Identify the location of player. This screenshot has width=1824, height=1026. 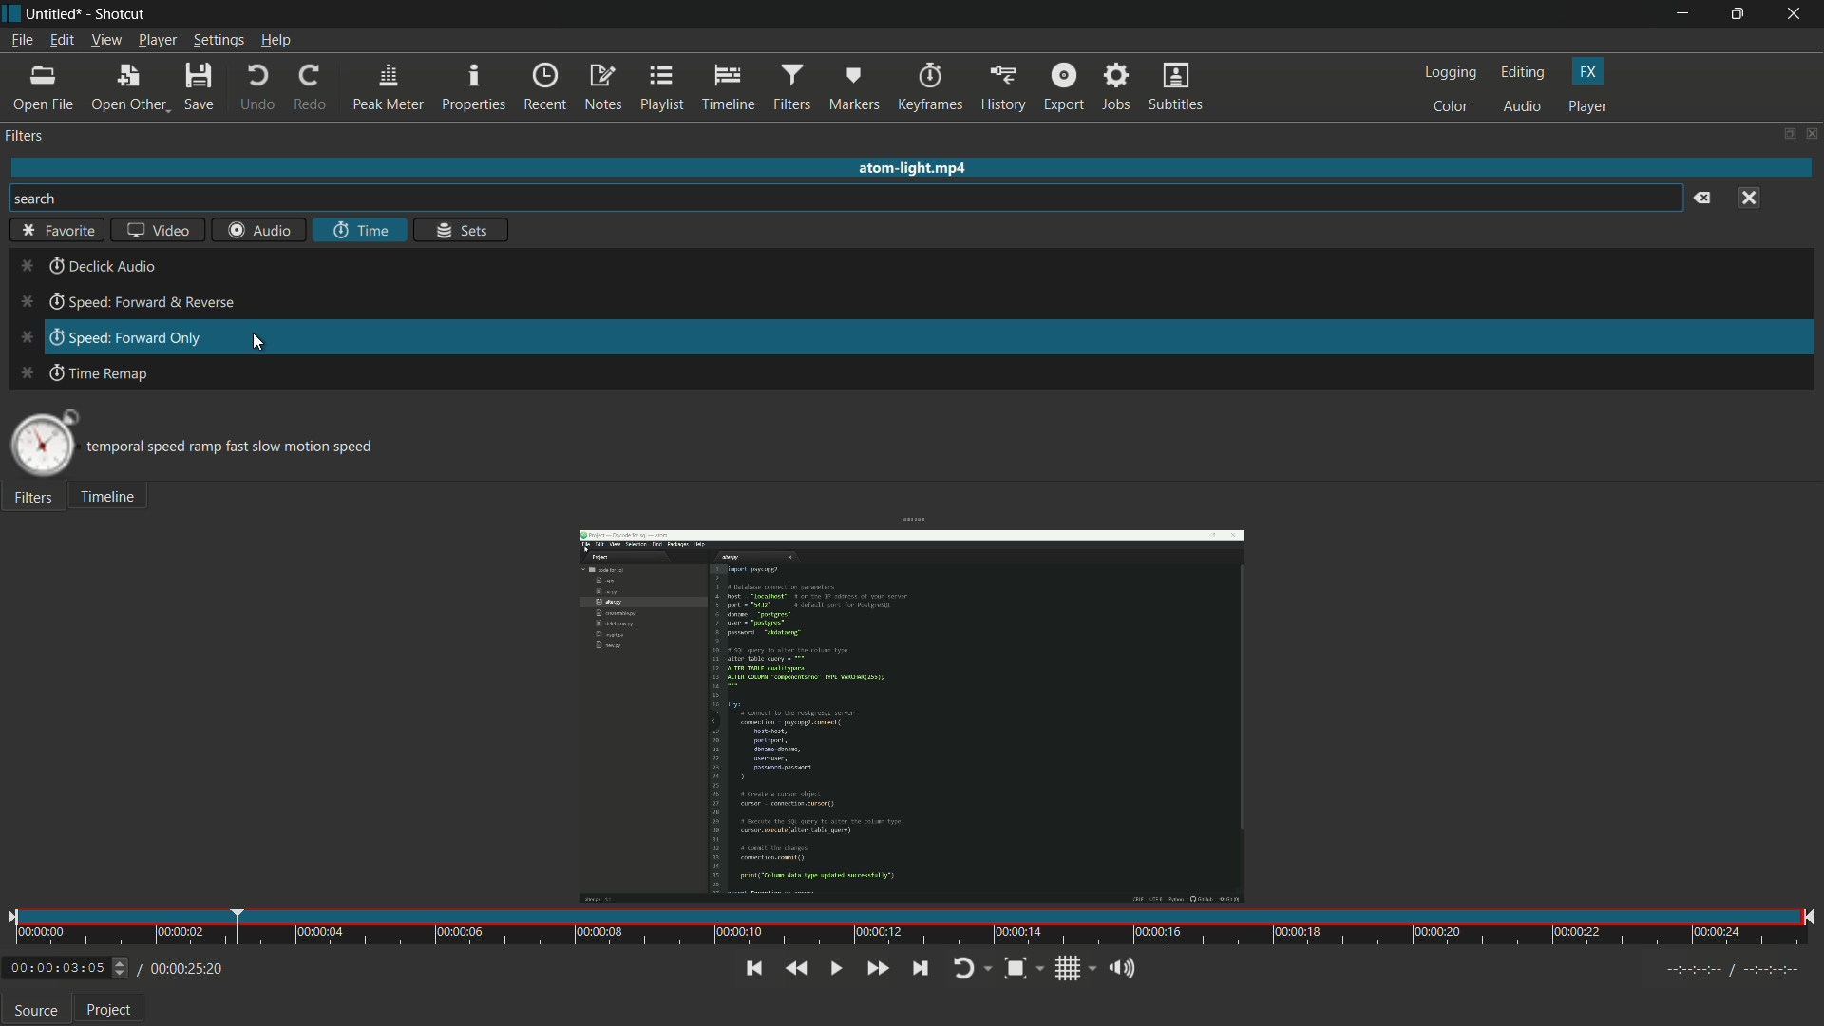
(1587, 107).